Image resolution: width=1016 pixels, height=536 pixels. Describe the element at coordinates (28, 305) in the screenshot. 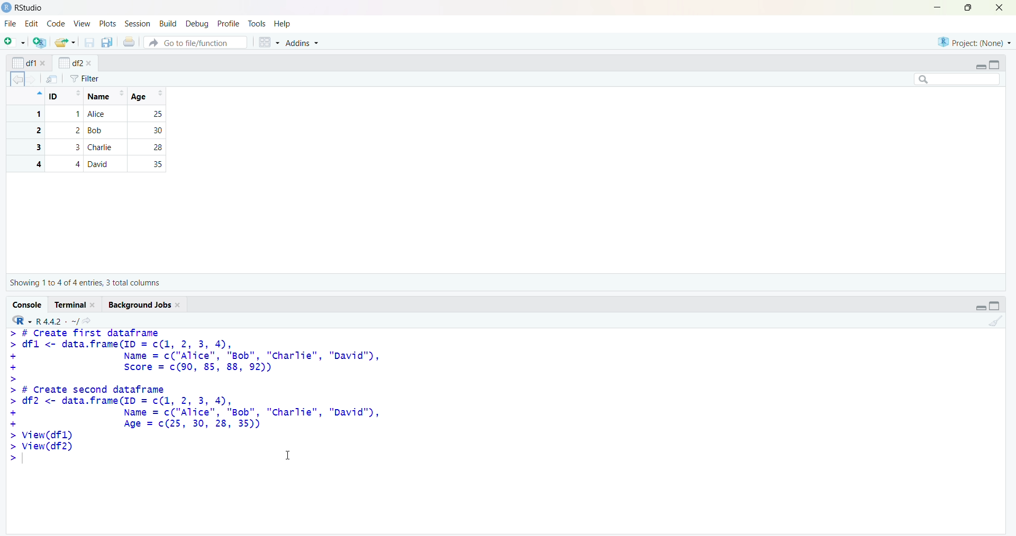

I see `Console` at that location.